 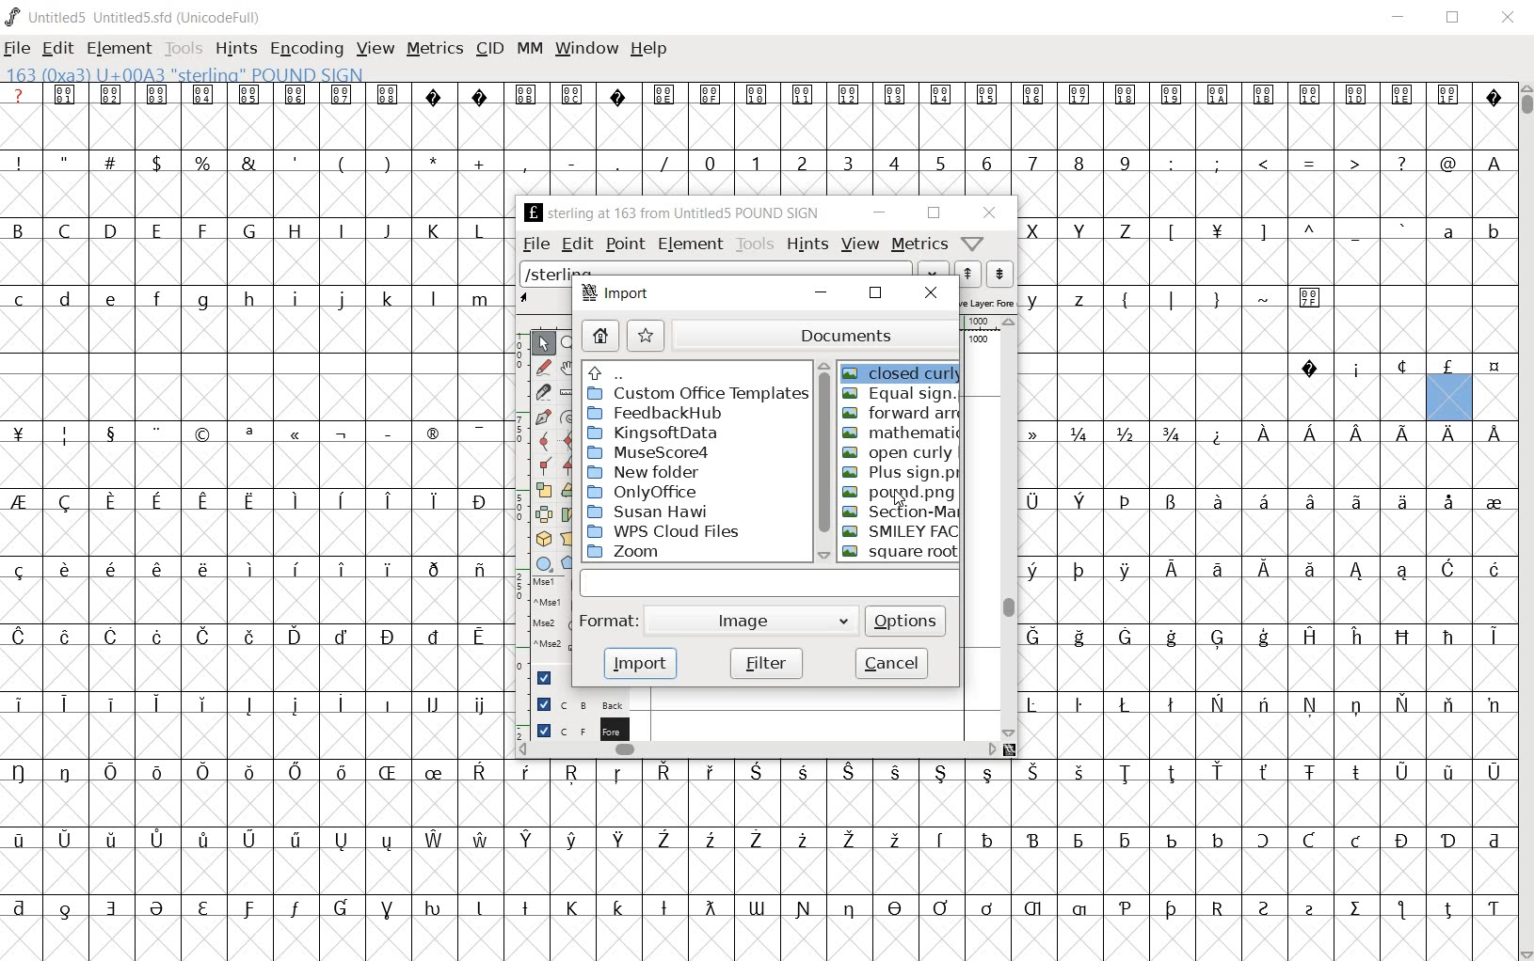 I want to click on Symbol, so click(x=113, y=95).